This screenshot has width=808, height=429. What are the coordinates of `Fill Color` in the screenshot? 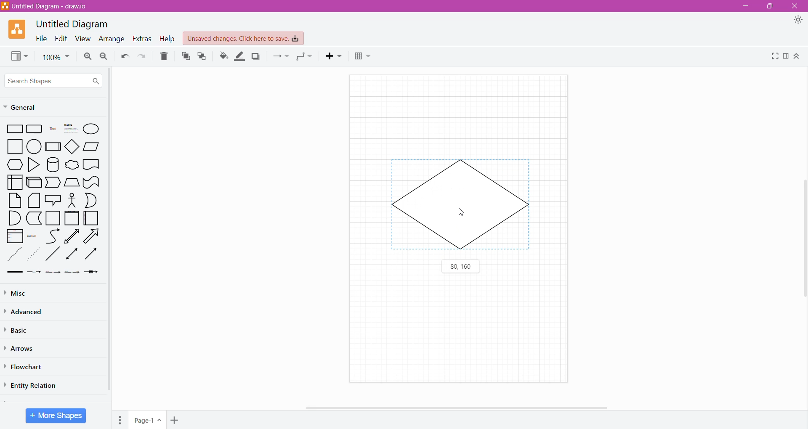 It's located at (223, 56).